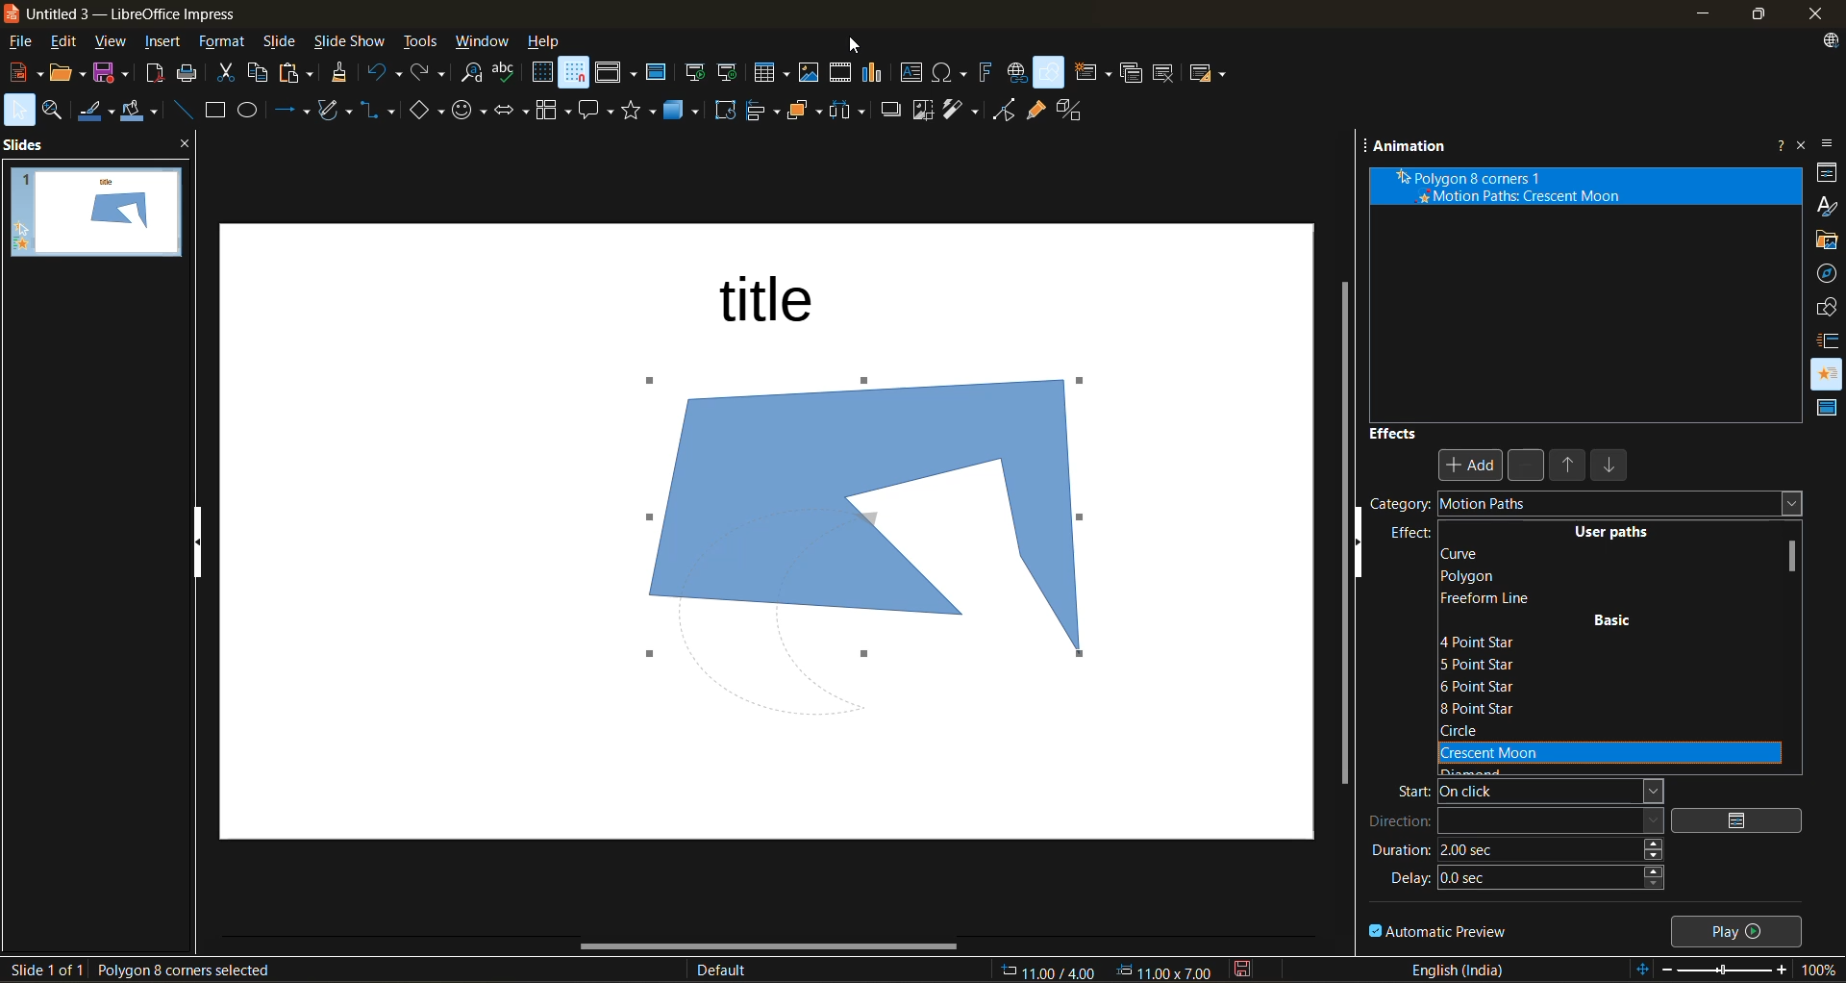 The height and width of the screenshot is (983, 1846). Describe the element at coordinates (772, 948) in the screenshot. I see `horizontal scroll bar` at that location.